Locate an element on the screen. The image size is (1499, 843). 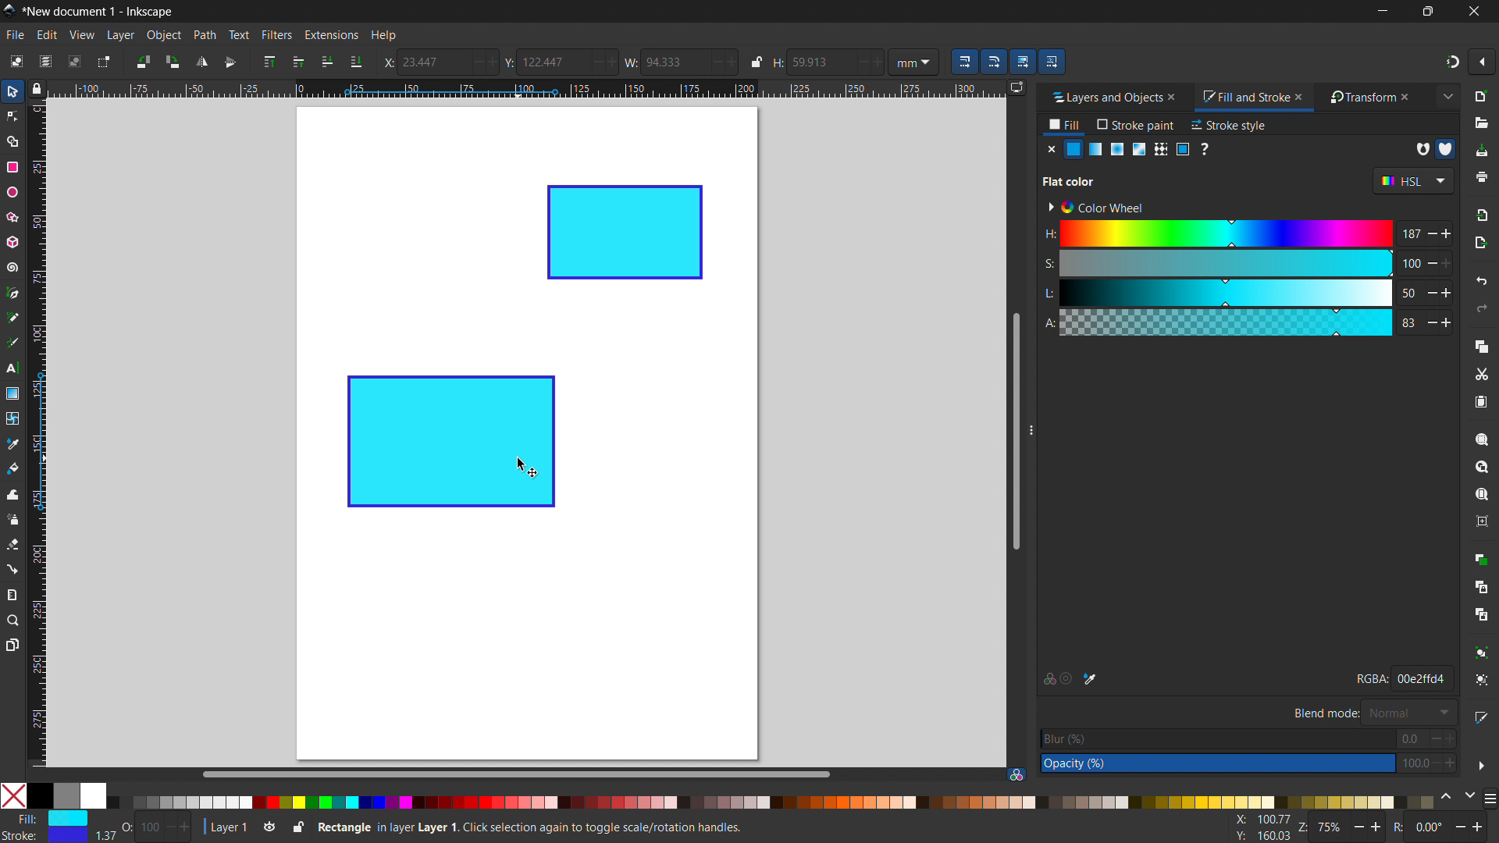
unset paint is located at coordinates (1204, 148).